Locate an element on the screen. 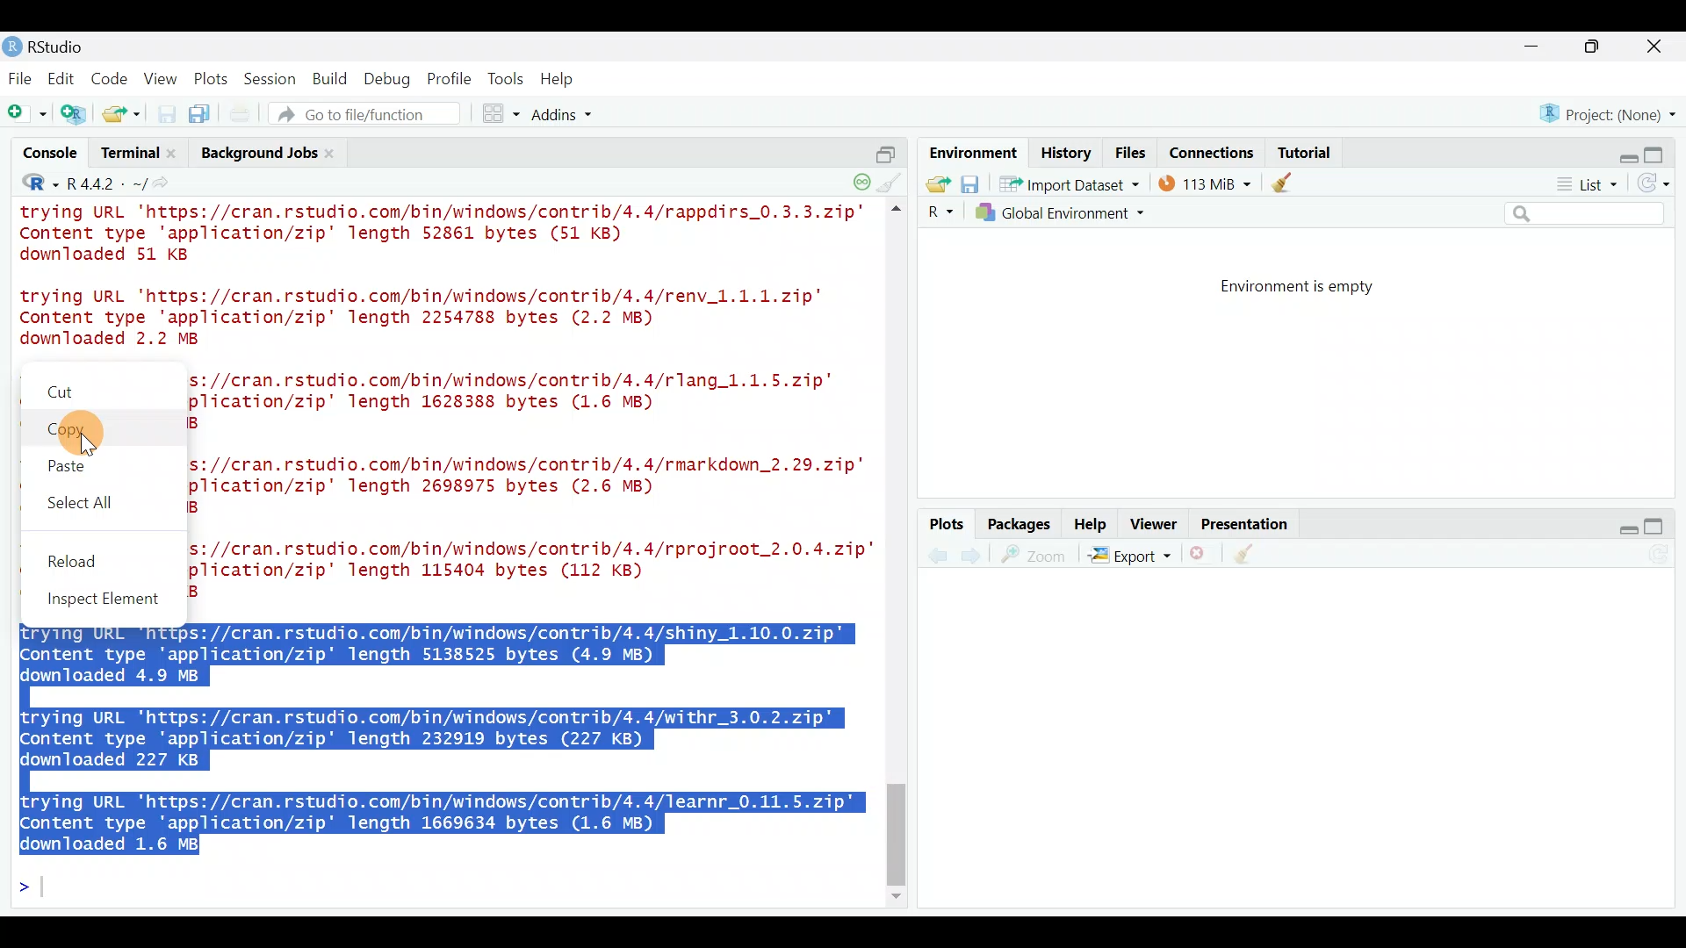  session suspend timeout paused - a child session is running is located at coordinates (861, 176).